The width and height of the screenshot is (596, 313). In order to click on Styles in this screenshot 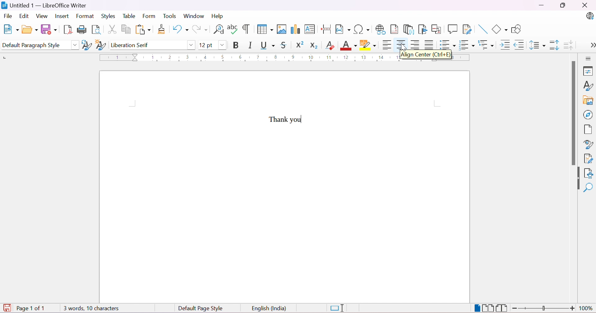, I will do `click(107, 16)`.